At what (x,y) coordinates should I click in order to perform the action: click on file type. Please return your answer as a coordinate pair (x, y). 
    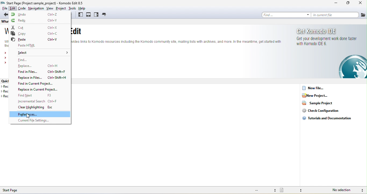
    Looking at the image, I should click on (293, 190).